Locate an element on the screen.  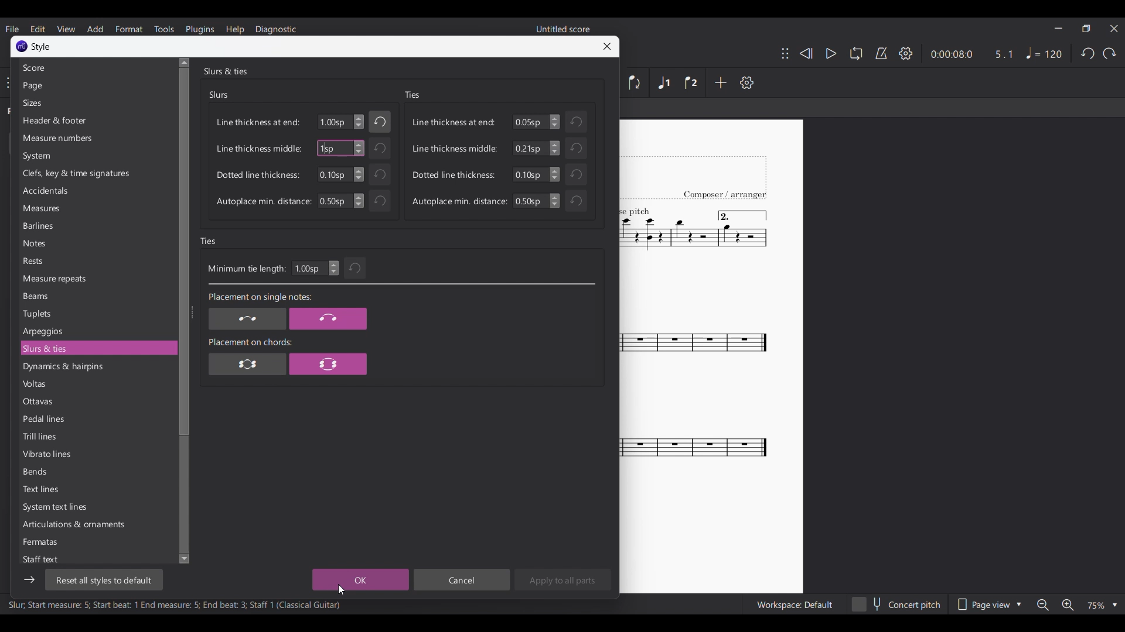
1sp is located at coordinates (327, 148).